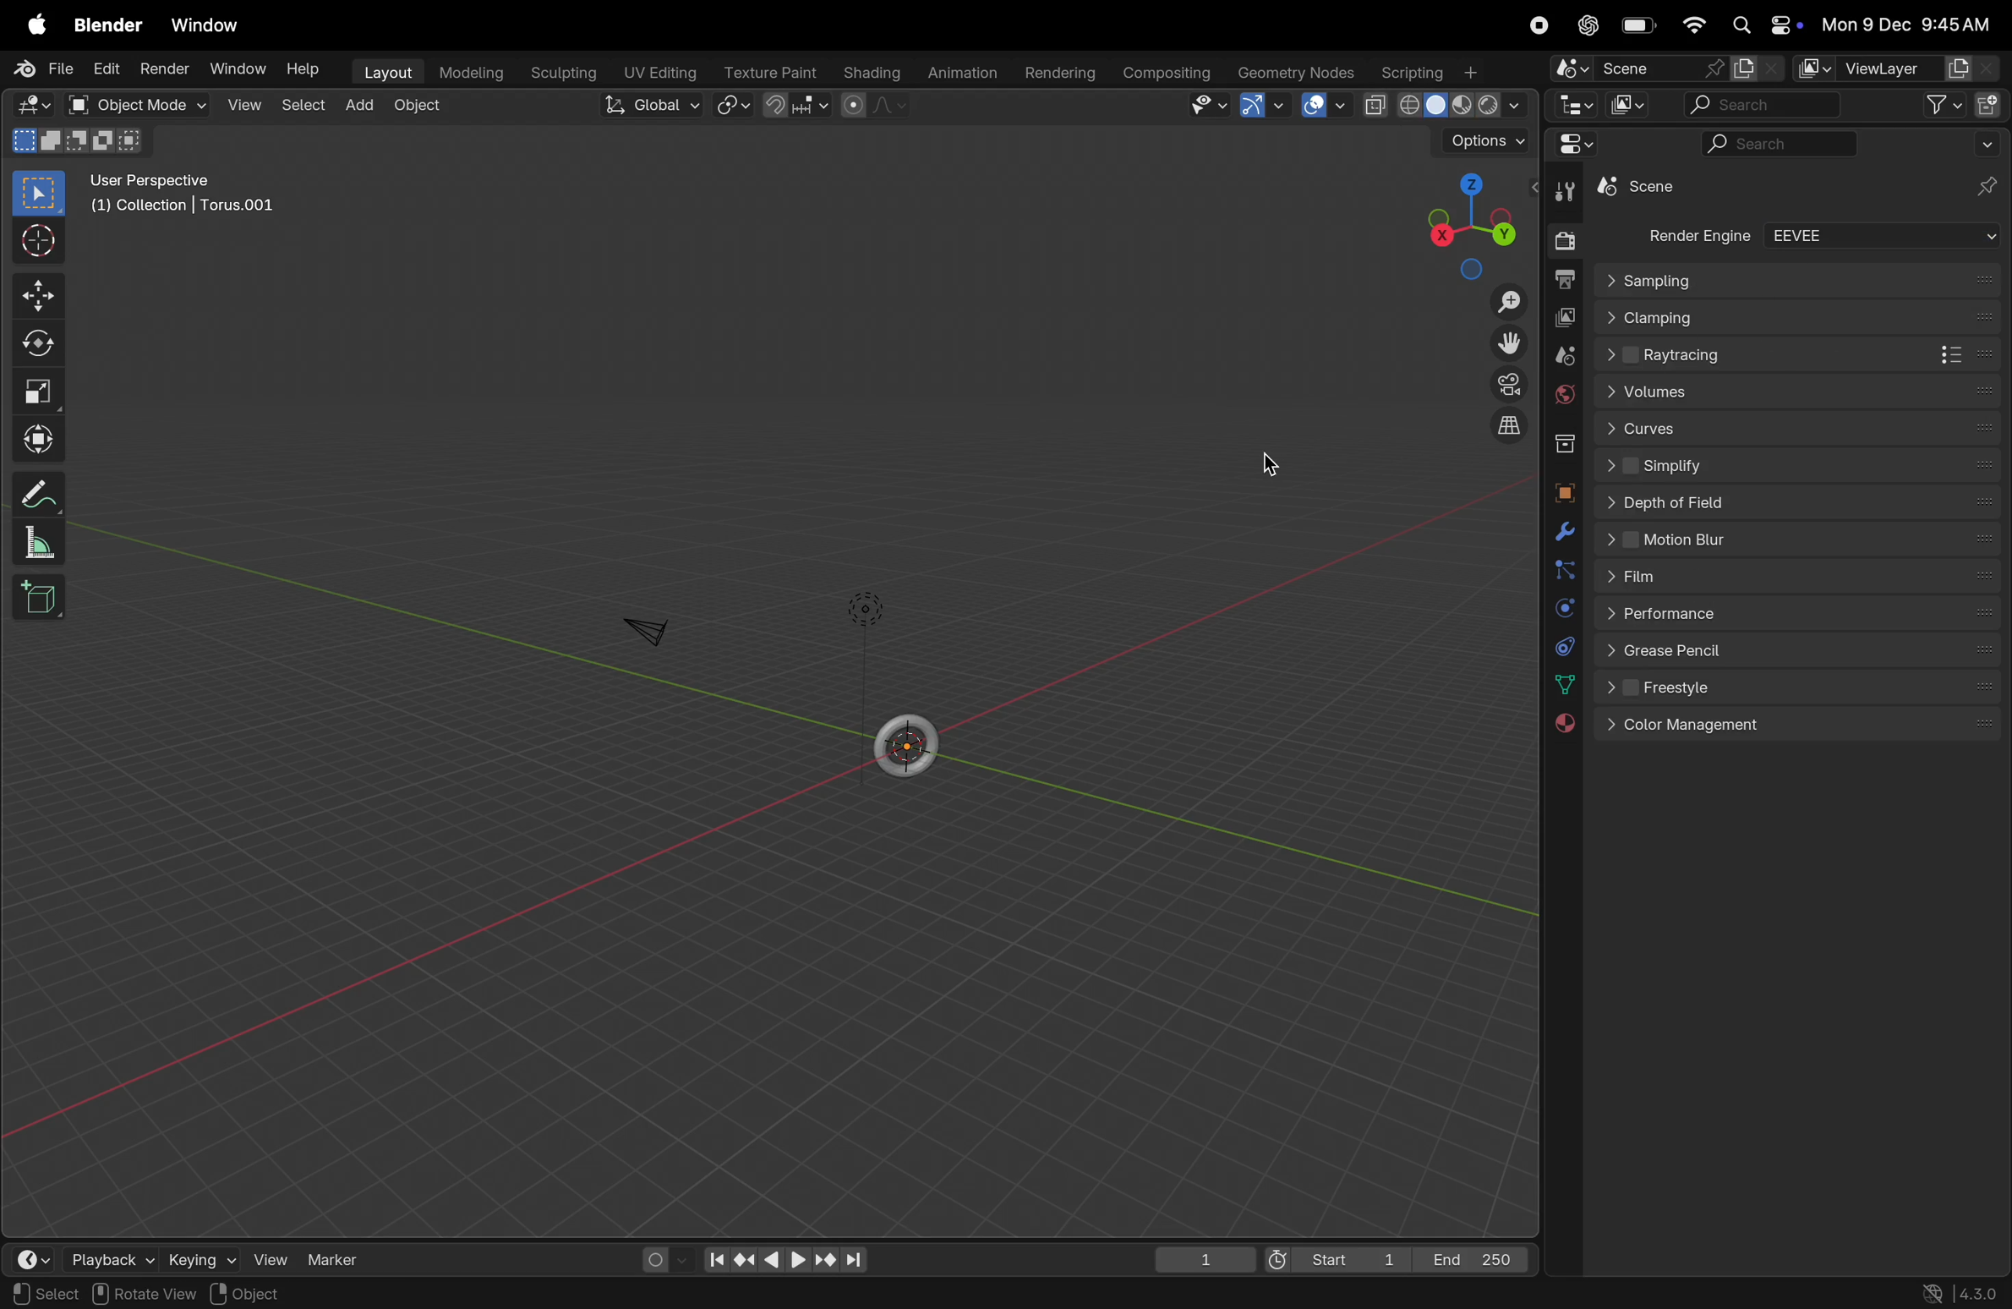 The width and height of the screenshot is (2012, 1309). I want to click on Transform, so click(42, 436).